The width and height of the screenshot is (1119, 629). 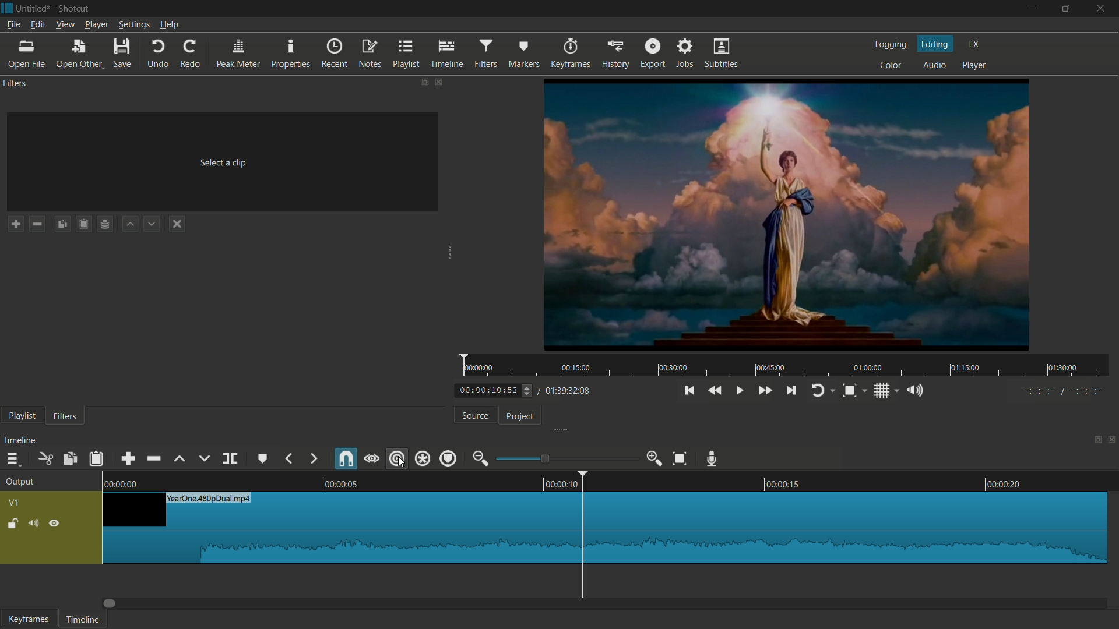 What do you see at coordinates (20, 441) in the screenshot?
I see `timeline` at bounding box center [20, 441].